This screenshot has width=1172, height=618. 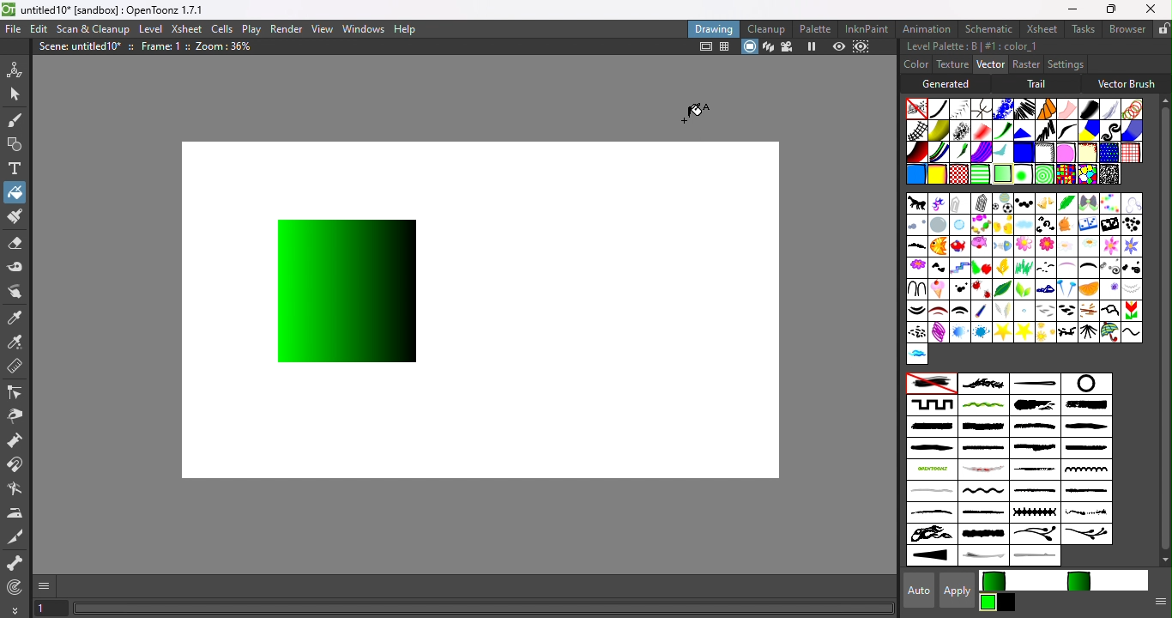 What do you see at coordinates (1006, 311) in the screenshot?
I see `plum` at bounding box center [1006, 311].